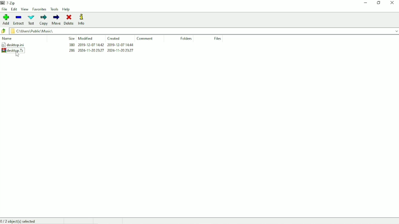  Describe the element at coordinates (6, 19) in the screenshot. I see `Add` at that location.